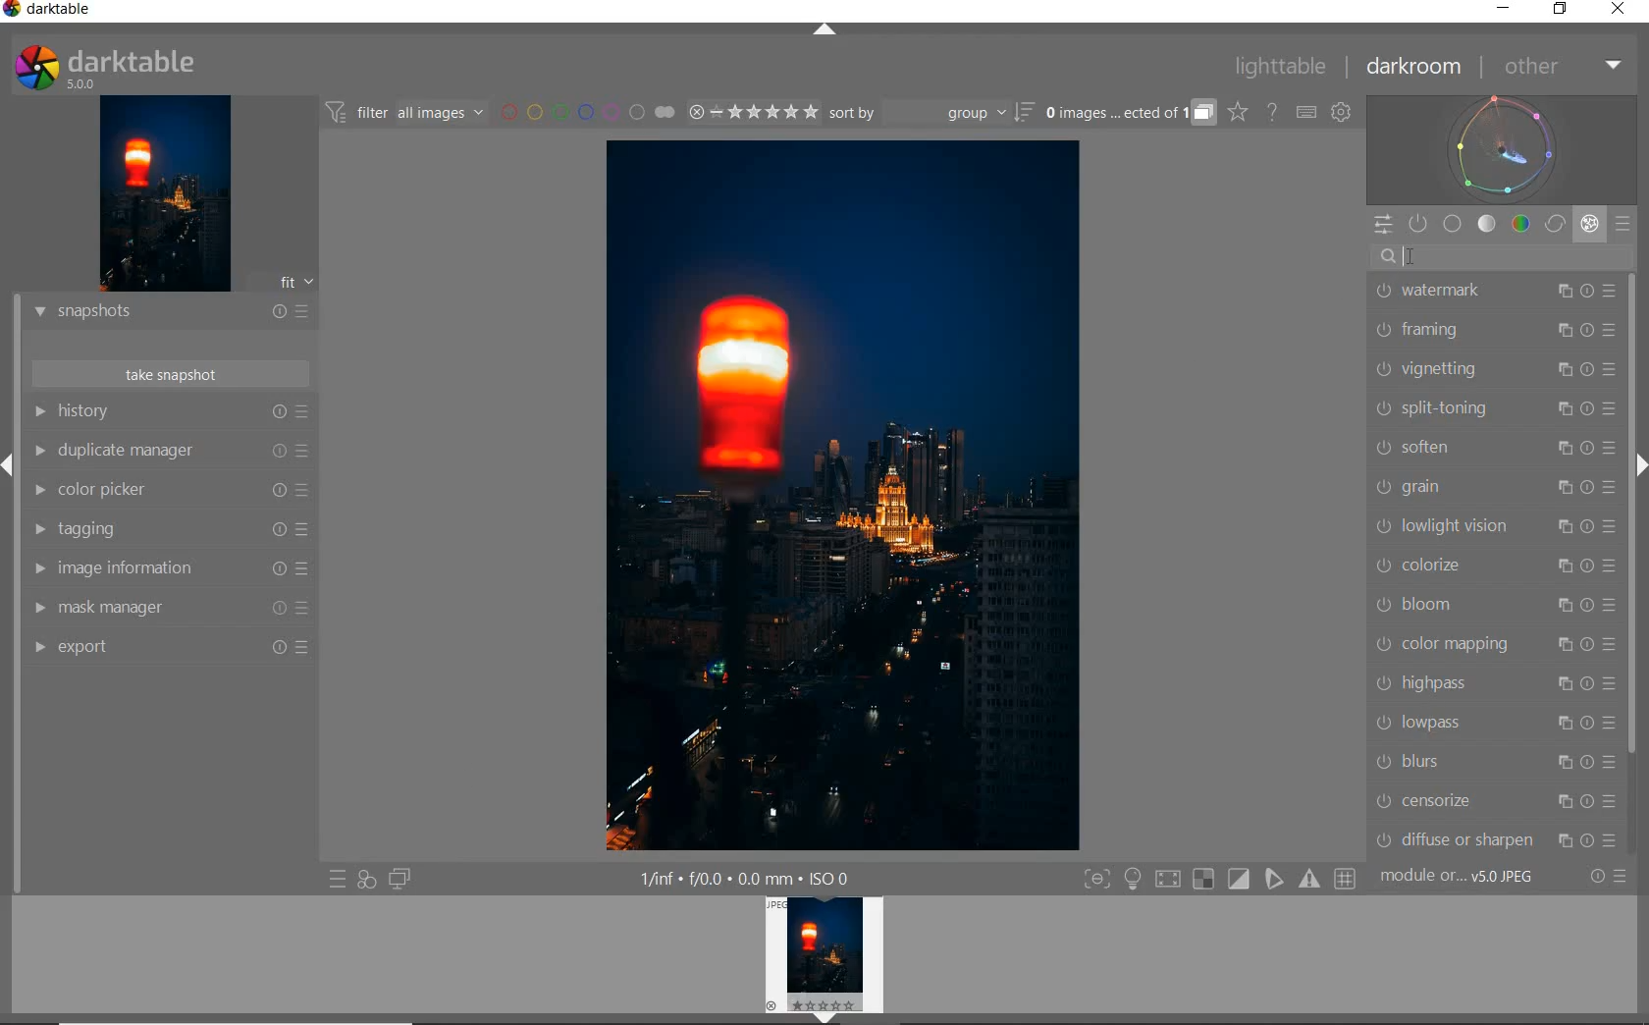 This screenshot has height=1025, width=1649. I want to click on Multiple instance, so click(1562, 329).